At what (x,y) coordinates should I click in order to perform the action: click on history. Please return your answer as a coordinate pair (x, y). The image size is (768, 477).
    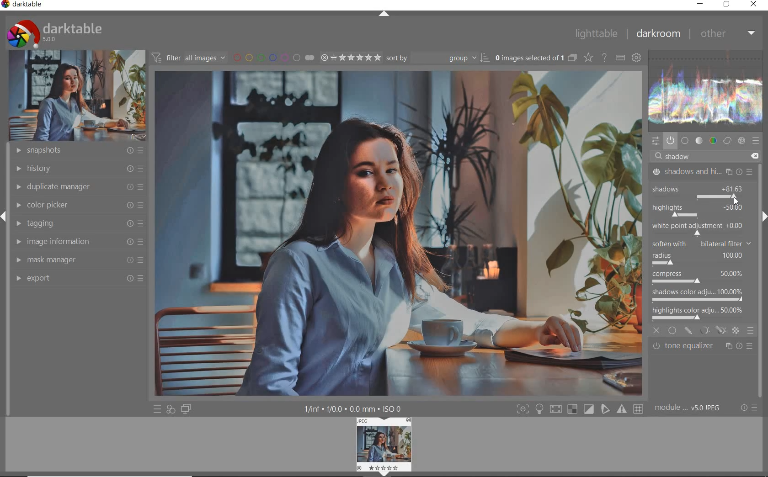
    Looking at the image, I should click on (77, 168).